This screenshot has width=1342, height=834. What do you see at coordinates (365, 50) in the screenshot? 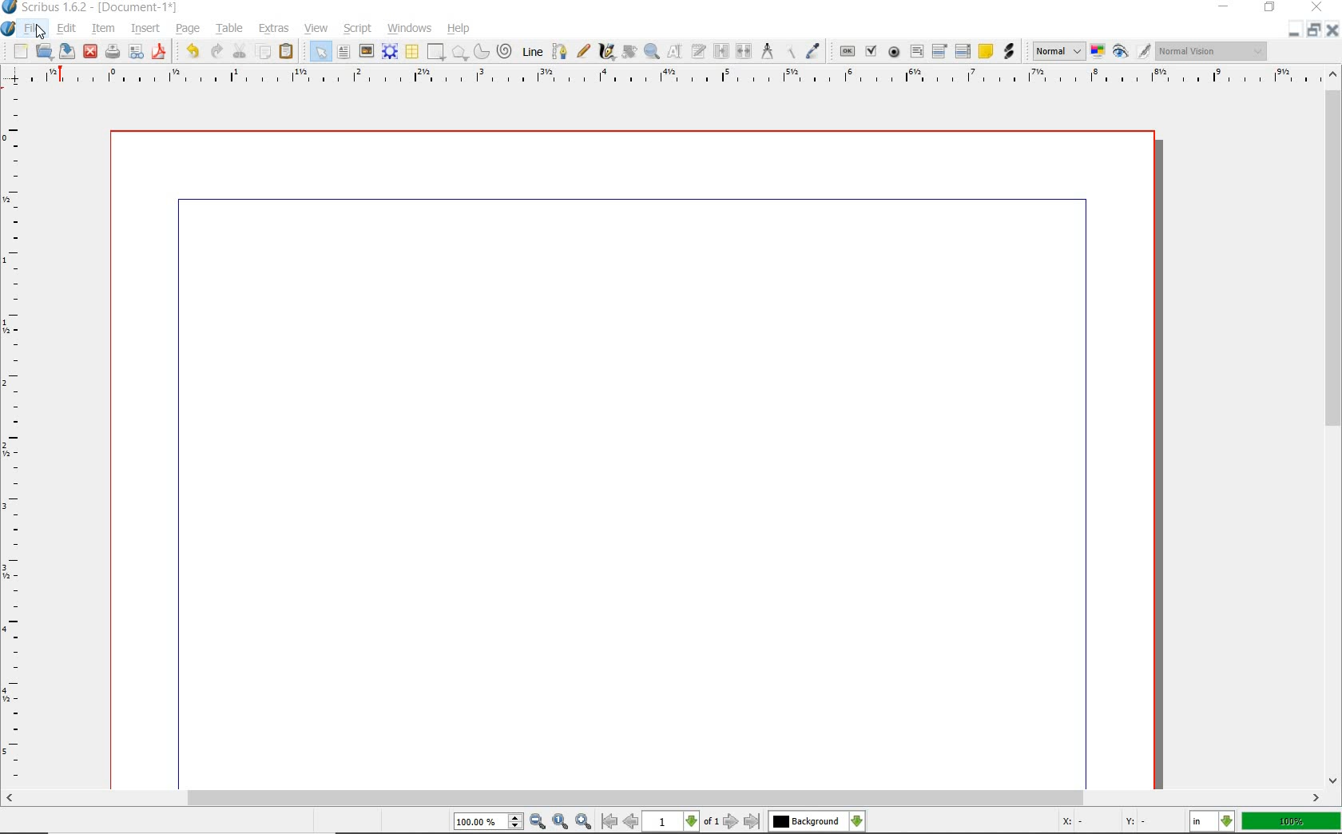
I see `image frame` at bounding box center [365, 50].